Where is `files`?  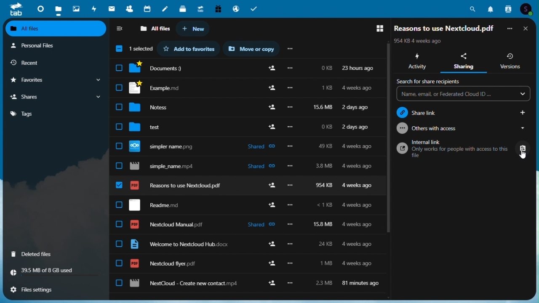 files is located at coordinates (59, 9).